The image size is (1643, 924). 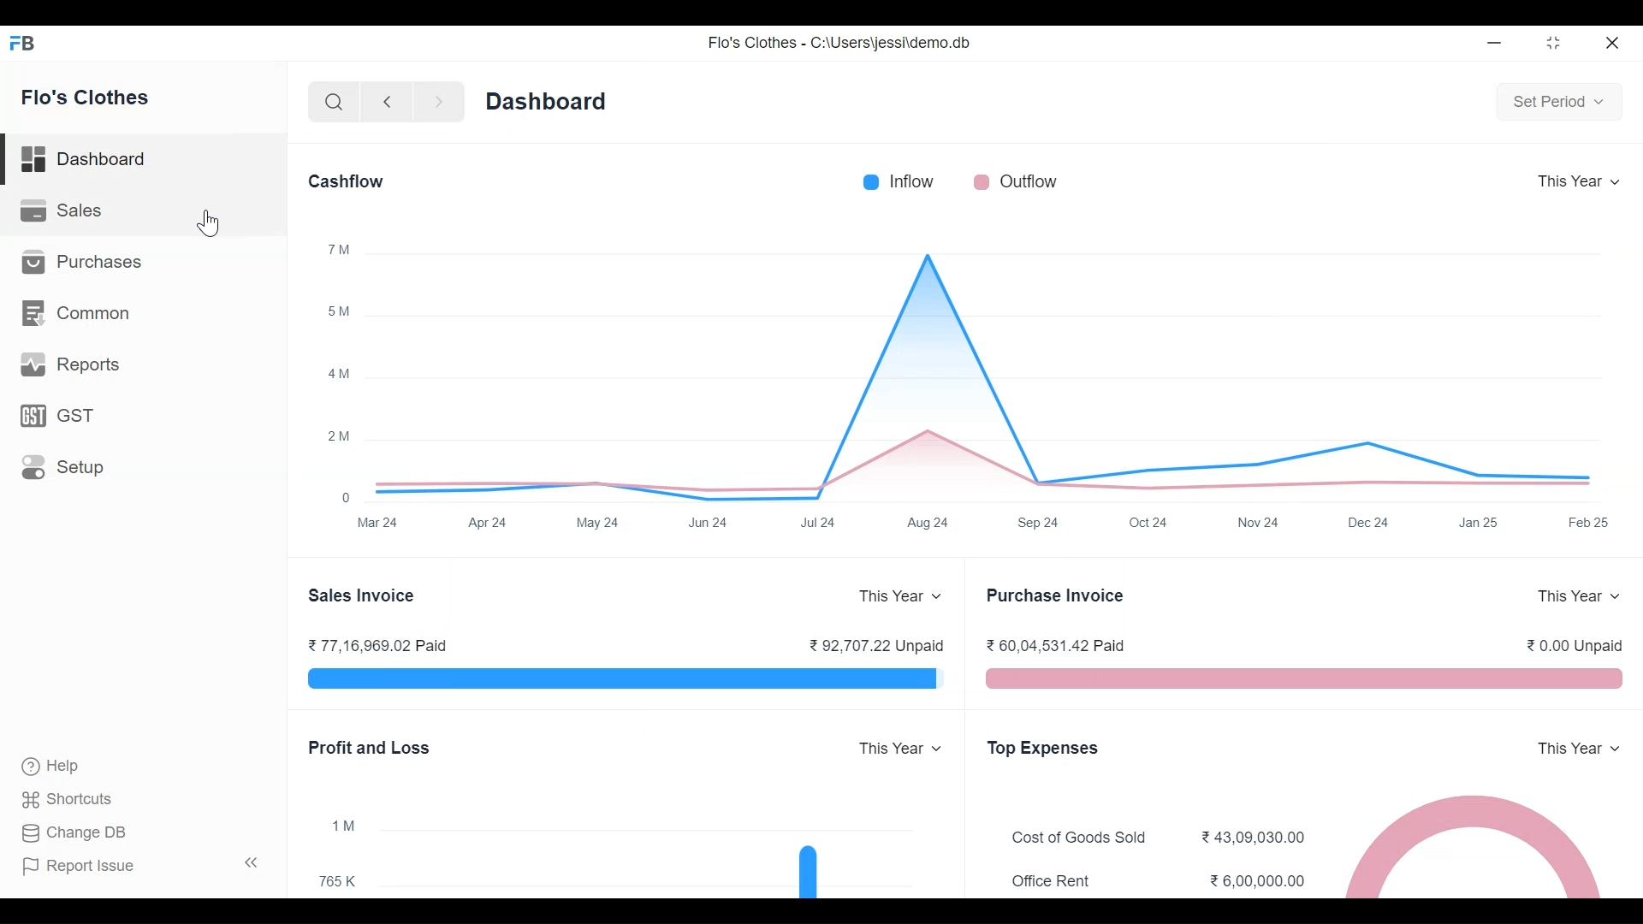 I want to click on 5M, so click(x=339, y=310).